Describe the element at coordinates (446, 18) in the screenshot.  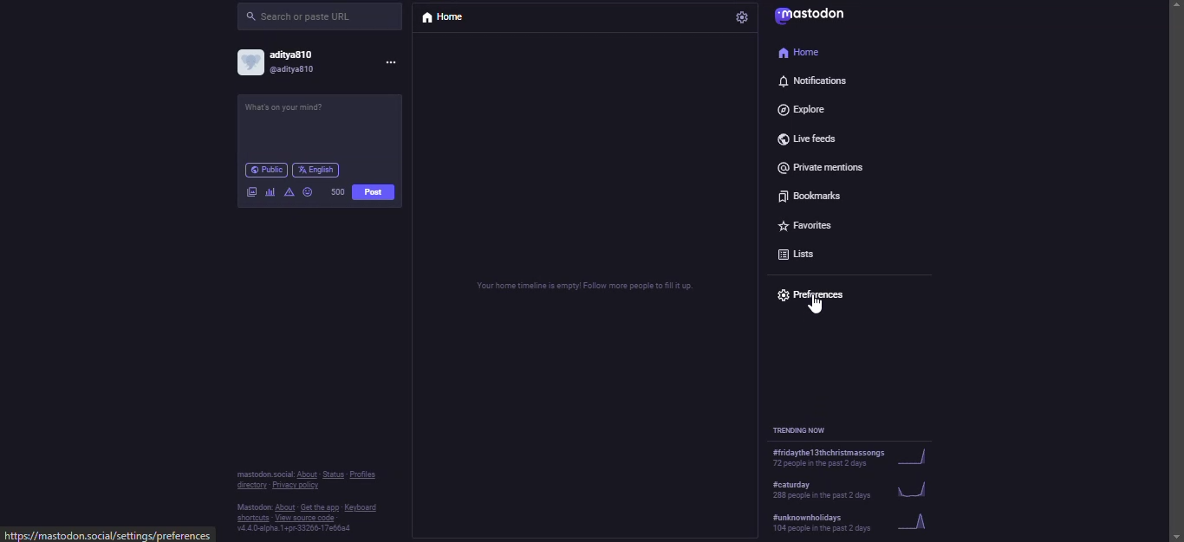
I see `home` at that location.